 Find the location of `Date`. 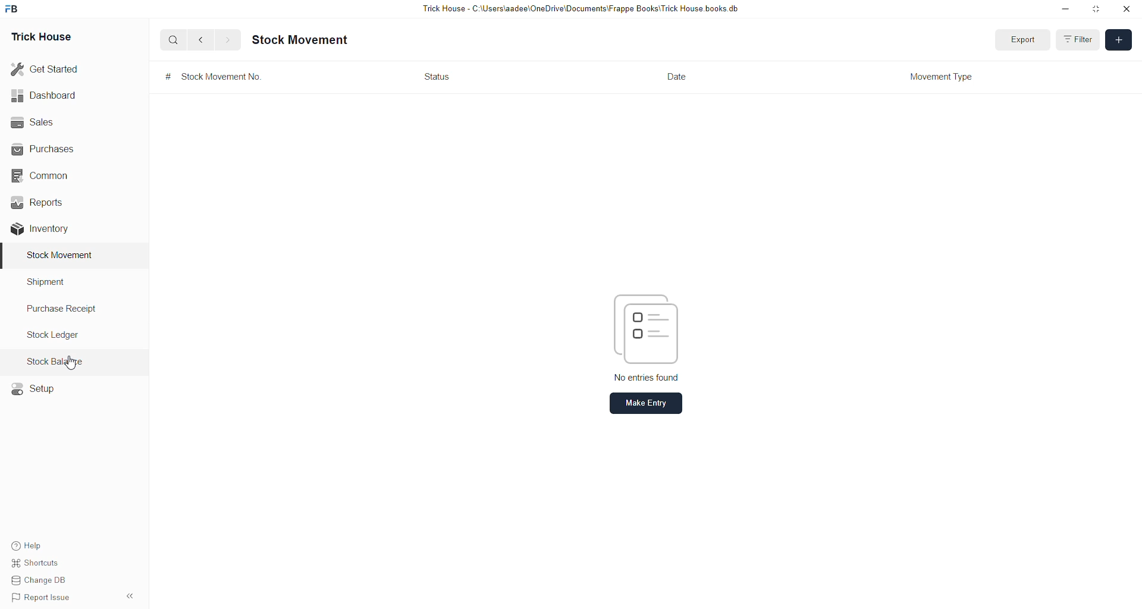

Date is located at coordinates (680, 79).